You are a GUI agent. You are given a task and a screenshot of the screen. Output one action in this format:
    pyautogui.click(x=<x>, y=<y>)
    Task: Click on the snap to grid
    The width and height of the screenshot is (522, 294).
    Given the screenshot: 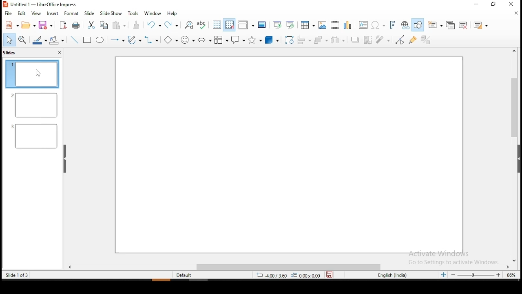 What is the action you would take?
    pyautogui.click(x=230, y=25)
    